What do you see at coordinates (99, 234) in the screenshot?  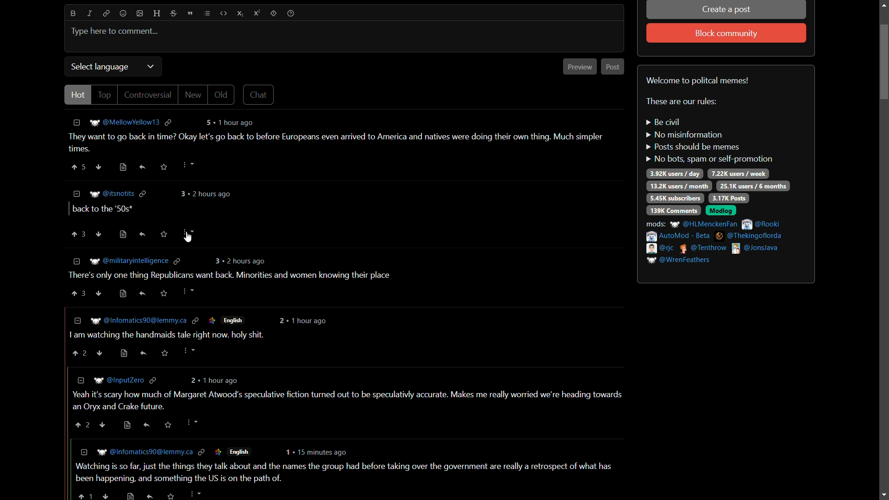 I see `ownvote` at bounding box center [99, 234].